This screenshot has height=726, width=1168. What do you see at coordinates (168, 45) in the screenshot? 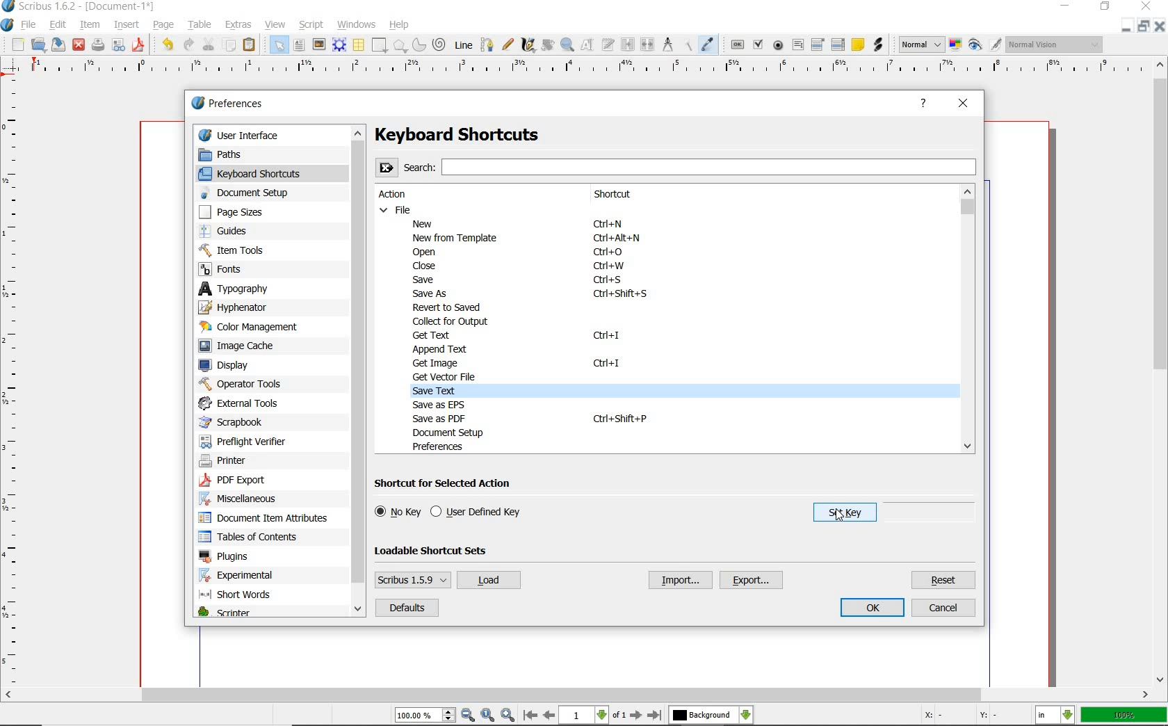
I see `undo` at bounding box center [168, 45].